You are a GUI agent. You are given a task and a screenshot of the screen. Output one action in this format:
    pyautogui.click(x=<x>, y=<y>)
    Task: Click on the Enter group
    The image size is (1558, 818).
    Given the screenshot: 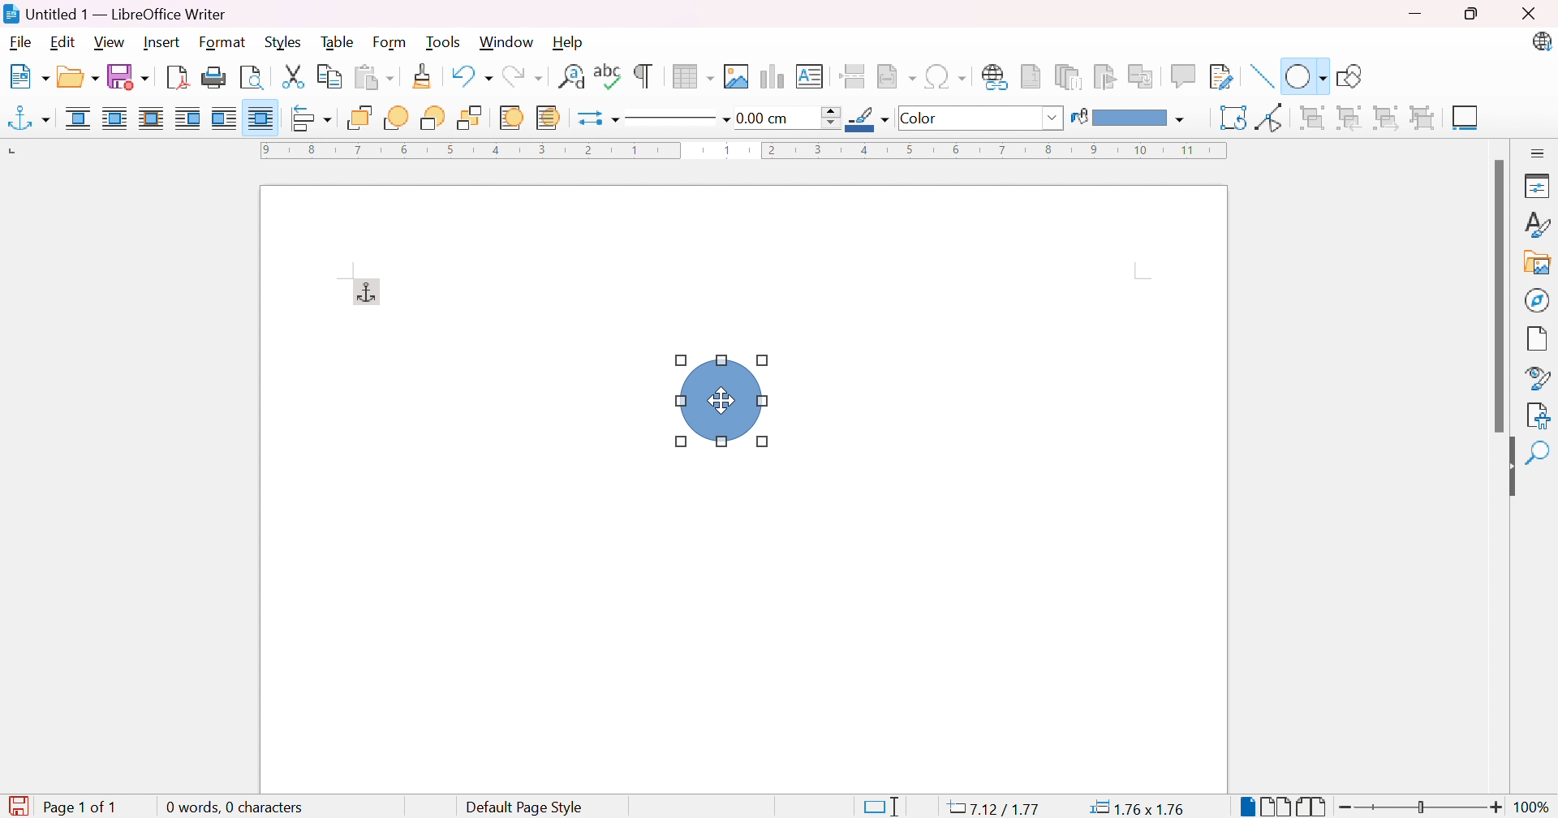 What is the action you would take?
    pyautogui.click(x=1349, y=119)
    